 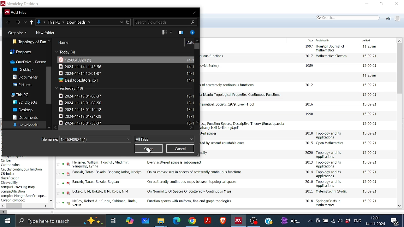 What do you see at coordinates (370, 56) in the screenshot?
I see `date` at bounding box center [370, 56].